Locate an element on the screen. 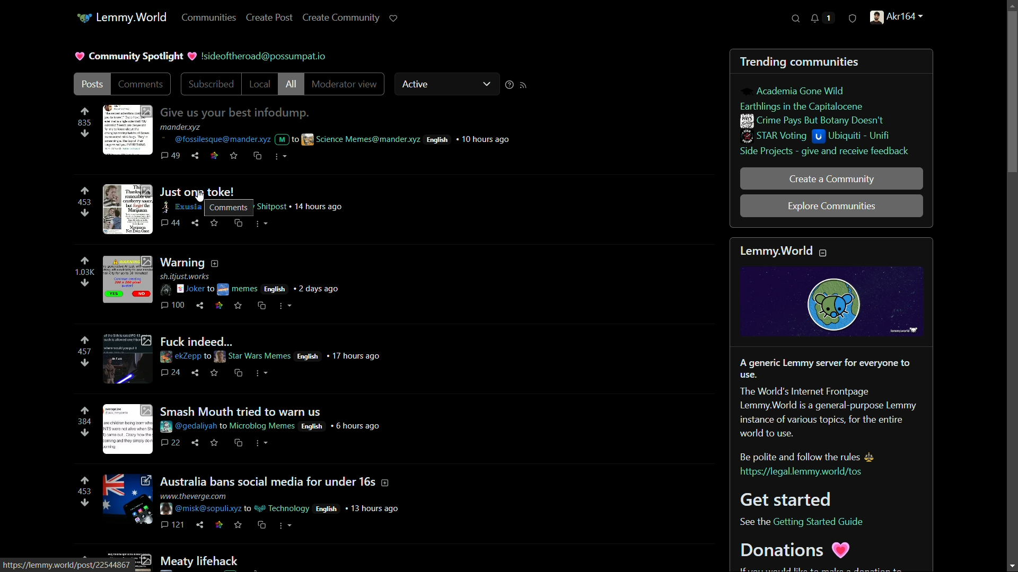 Image resolution: width=1018 pixels, height=572 pixels. thumbnail is located at coordinates (128, 501).